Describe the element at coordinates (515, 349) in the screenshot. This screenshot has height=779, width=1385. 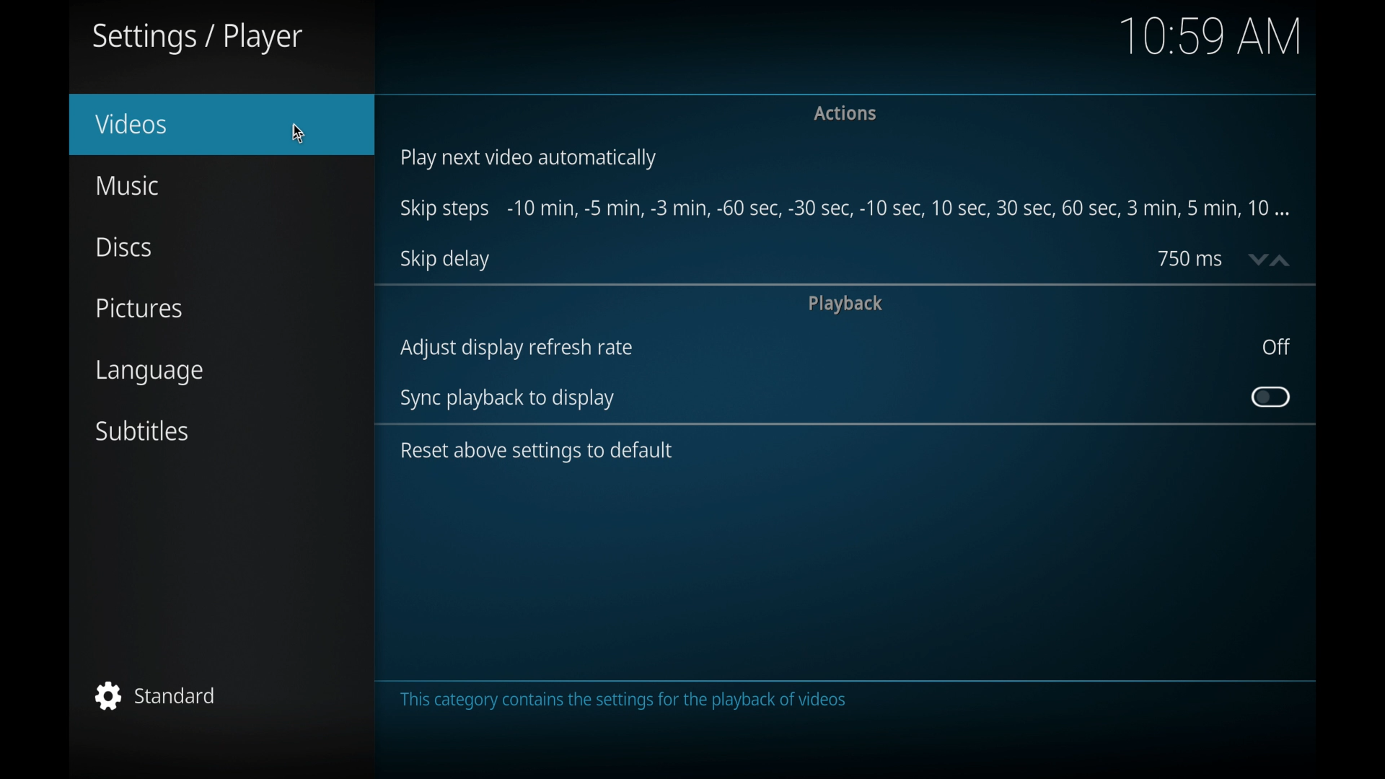
I see `adjust display refresh rate` at that location.